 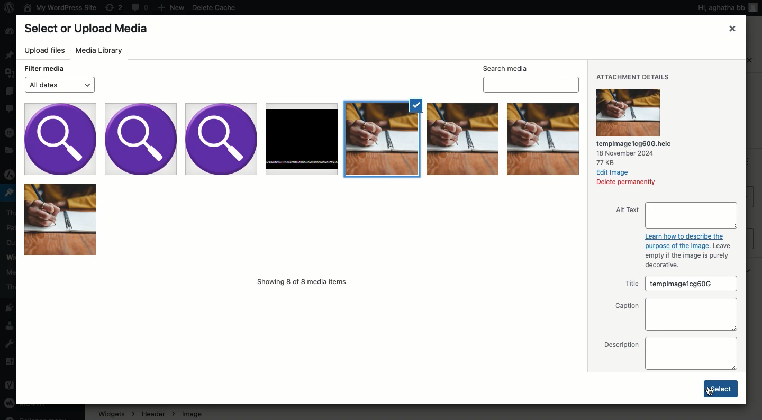 What do you see at coordinates (679, 284) in the screenshot?
I see `Title` at bounding box center [679, 284].